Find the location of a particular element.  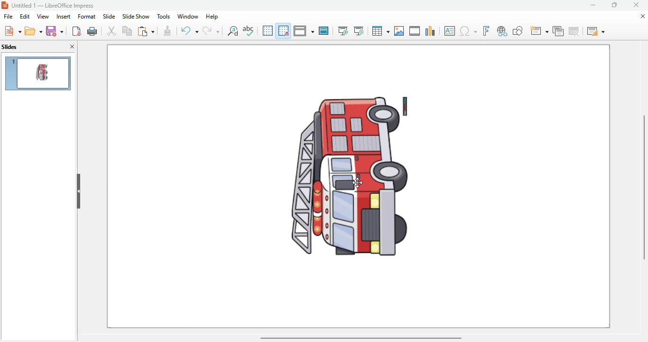

open is located at coordinates (34, 31).